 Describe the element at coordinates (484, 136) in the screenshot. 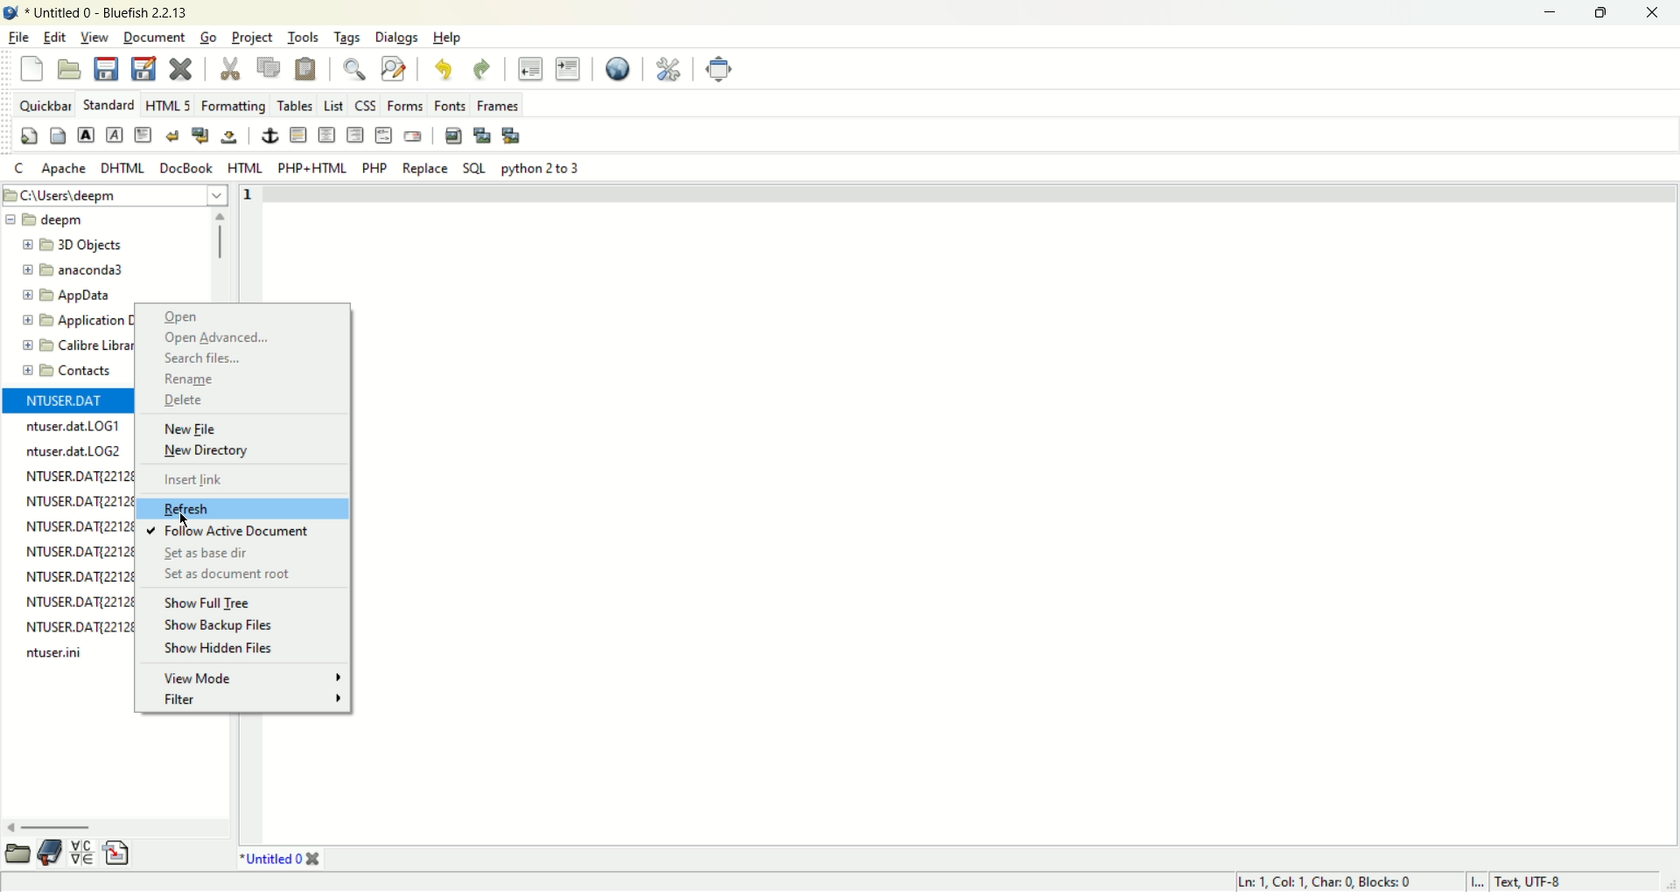

I see `insert thumbnail` at that location.